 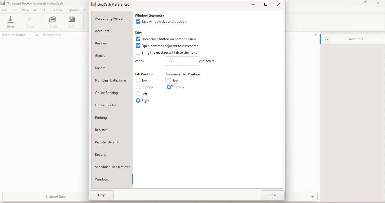 What do you see at coordinates (114, 5) in the screenshot?
I see `GnuCash preferences` at bounding box center [114, 5].